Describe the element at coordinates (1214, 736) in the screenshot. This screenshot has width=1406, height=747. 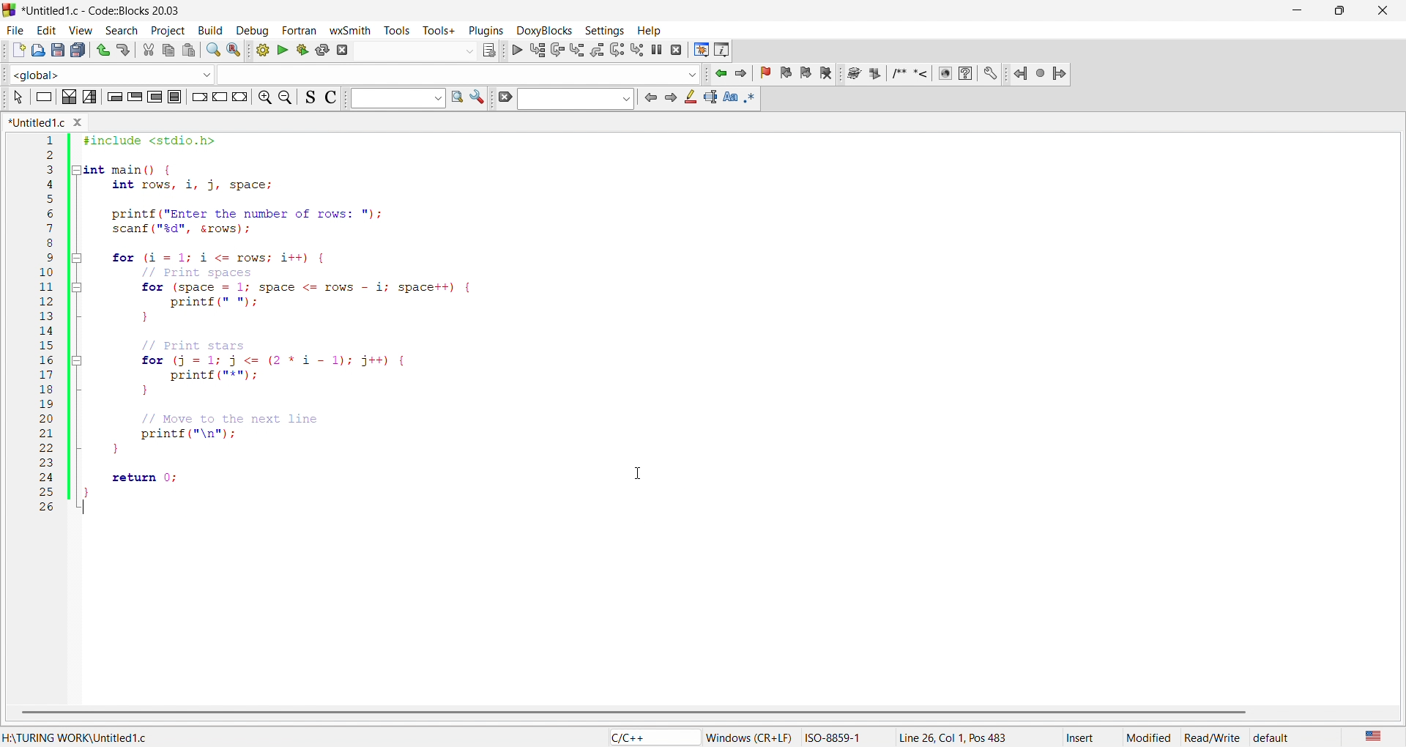
I see `read/write` at that location.